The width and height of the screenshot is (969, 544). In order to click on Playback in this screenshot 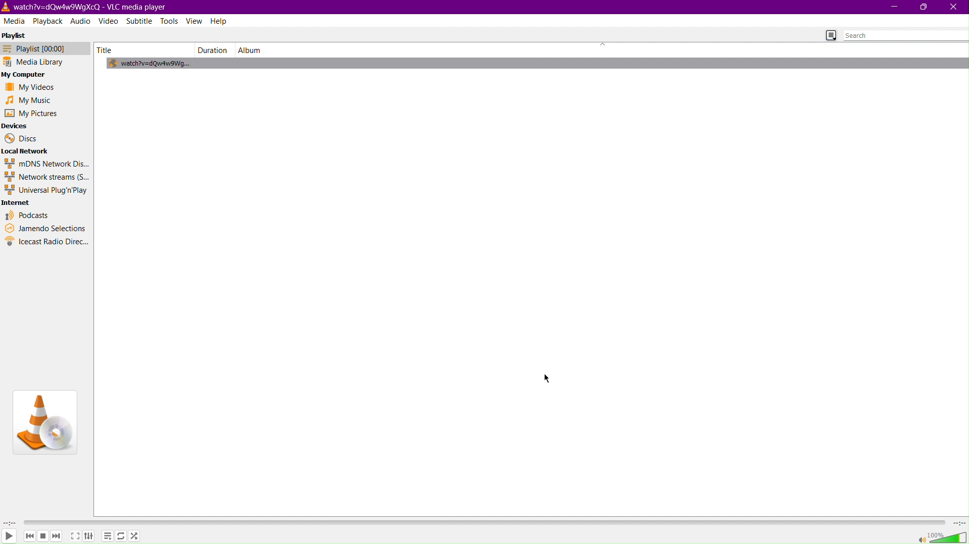, I will do `click(49, 21)`.